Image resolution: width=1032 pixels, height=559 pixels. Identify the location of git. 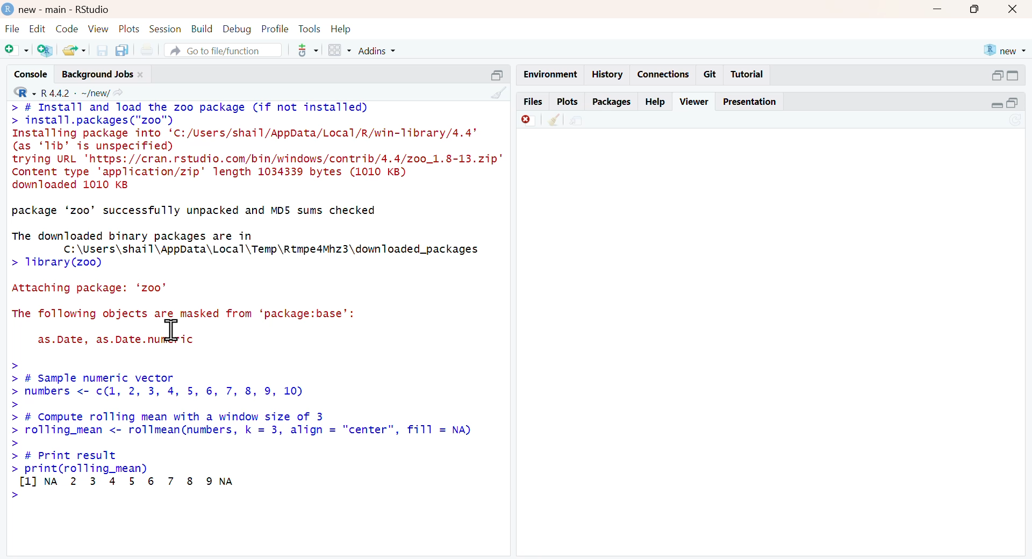
(711, 74).